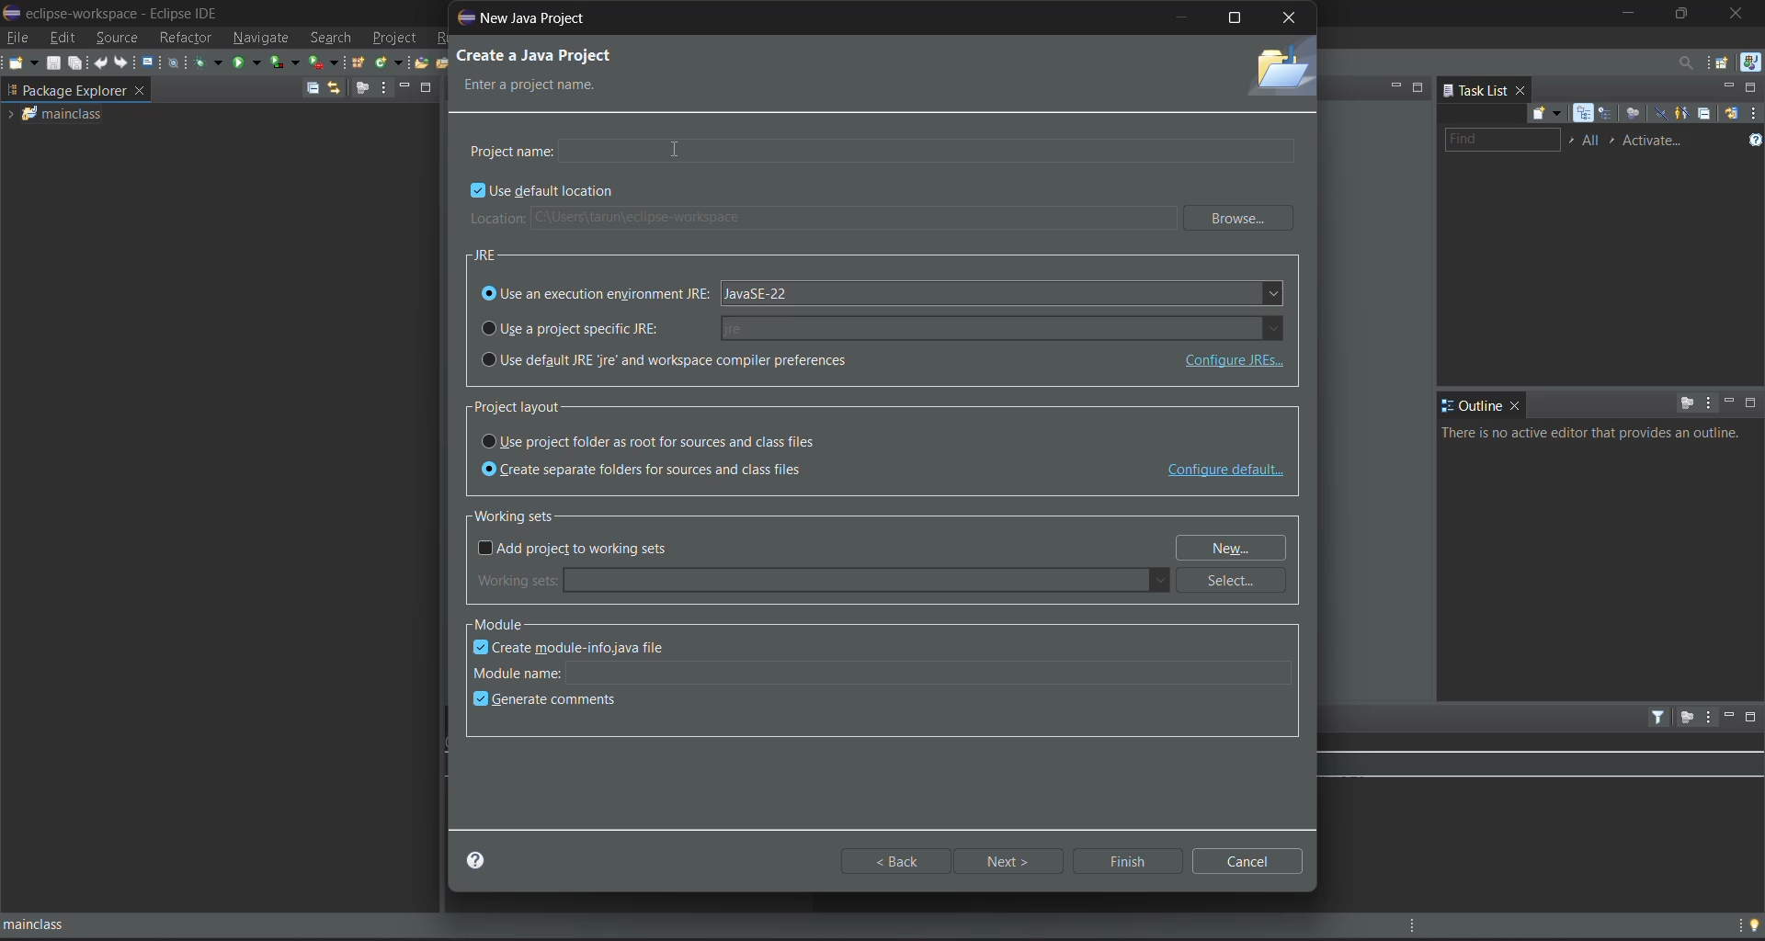  Describe the element at coordinates (584, 646) in the screenshot. I see `create module info` at that location.